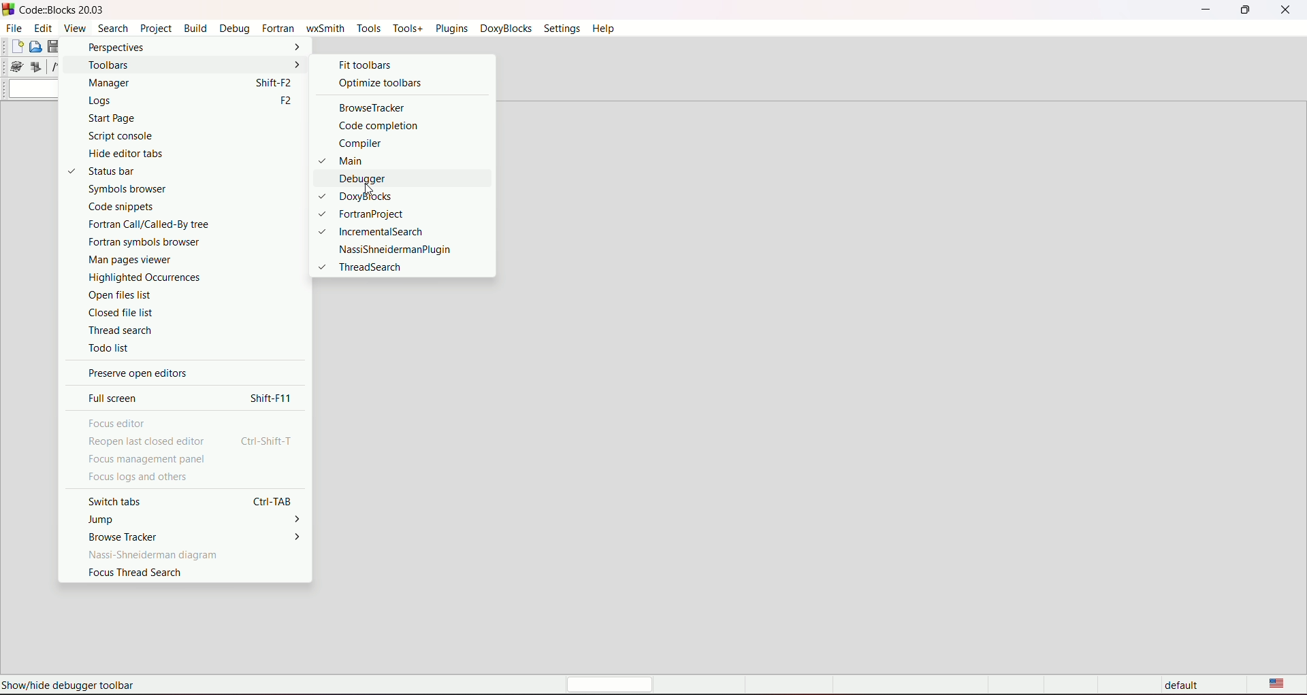 This screenshot has width=1307, height=695. Describe the element at coordinates (174, 224) in the screenshot. I see `fortran call` at that location.